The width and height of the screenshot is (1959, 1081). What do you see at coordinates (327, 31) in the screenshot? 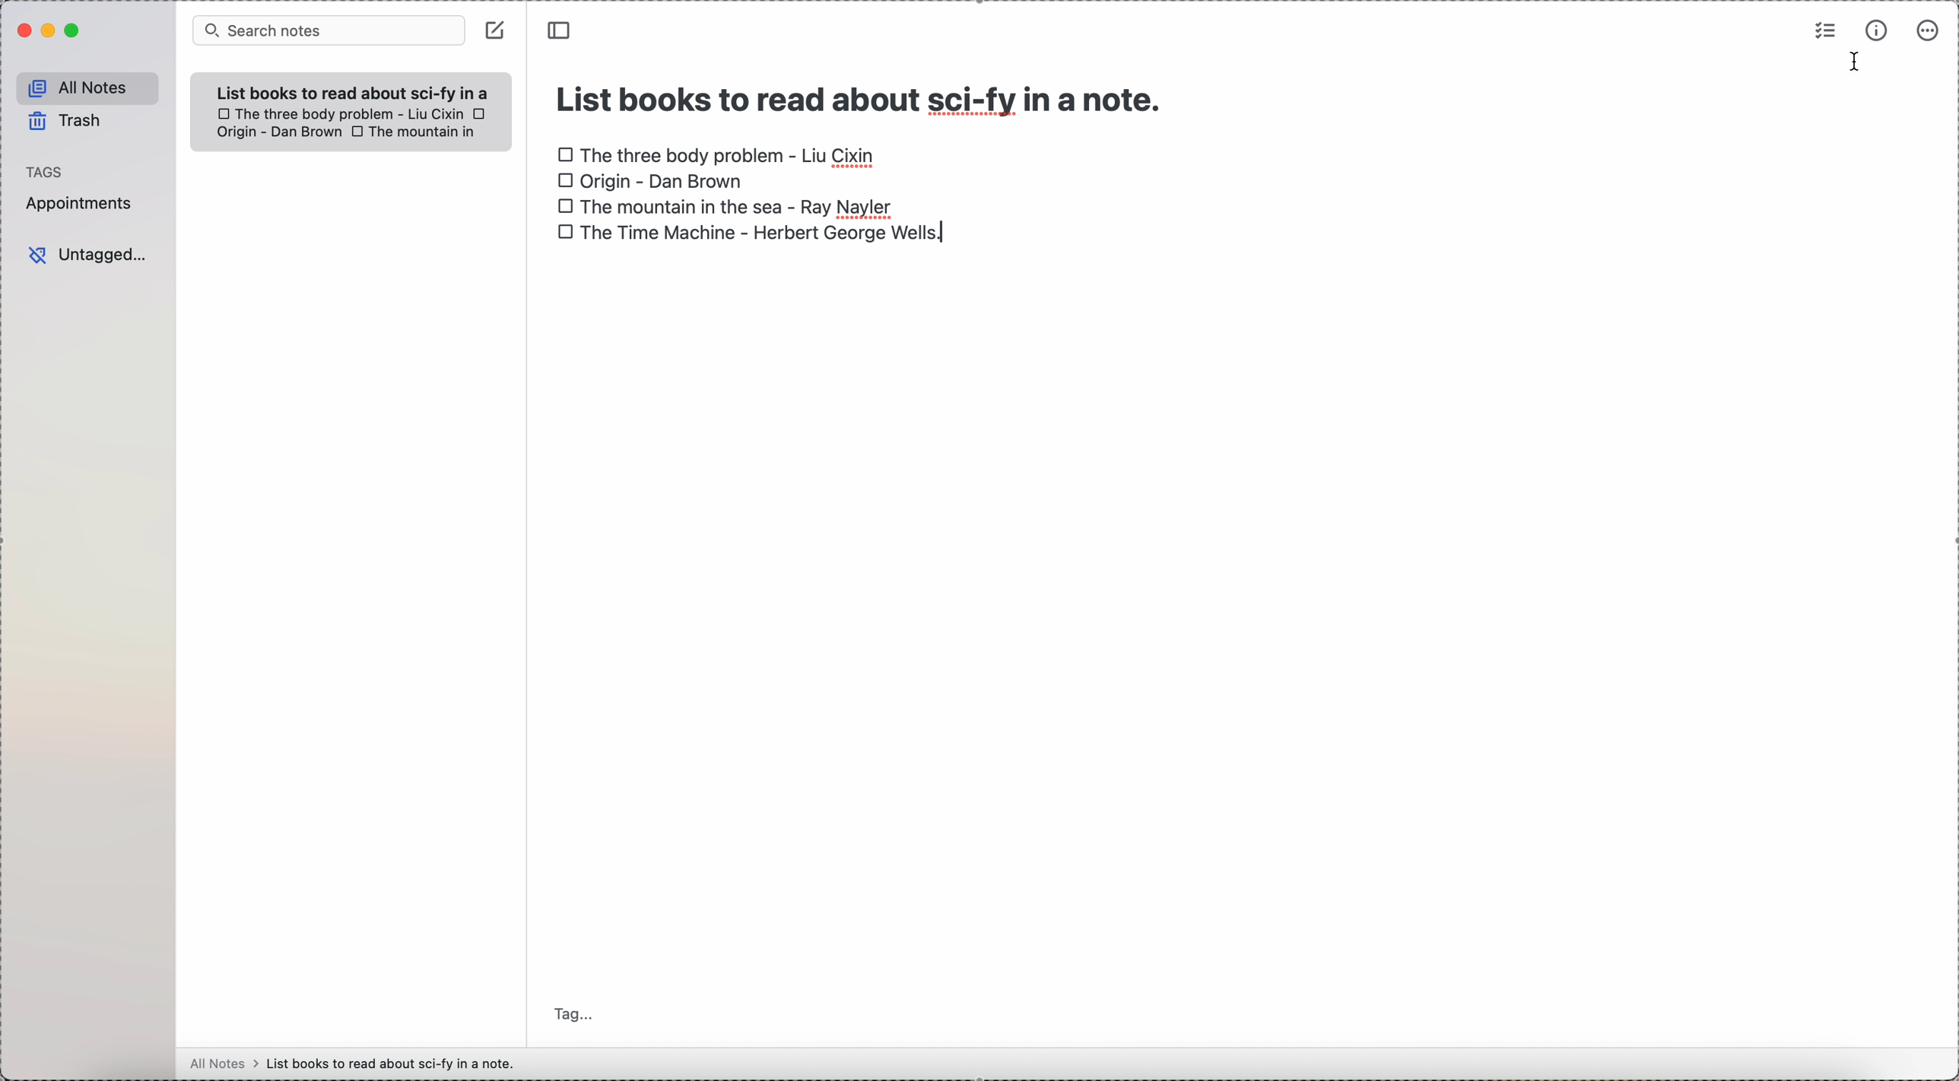
I see `search bar` at bounding box center [327, 31].